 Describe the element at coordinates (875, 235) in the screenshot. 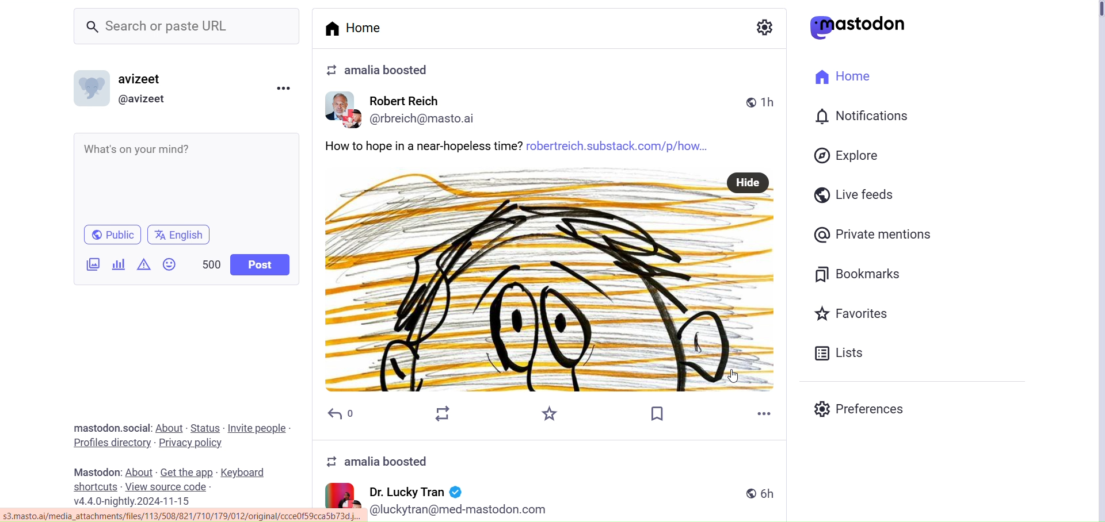

I see `Private Mentions` at that location.